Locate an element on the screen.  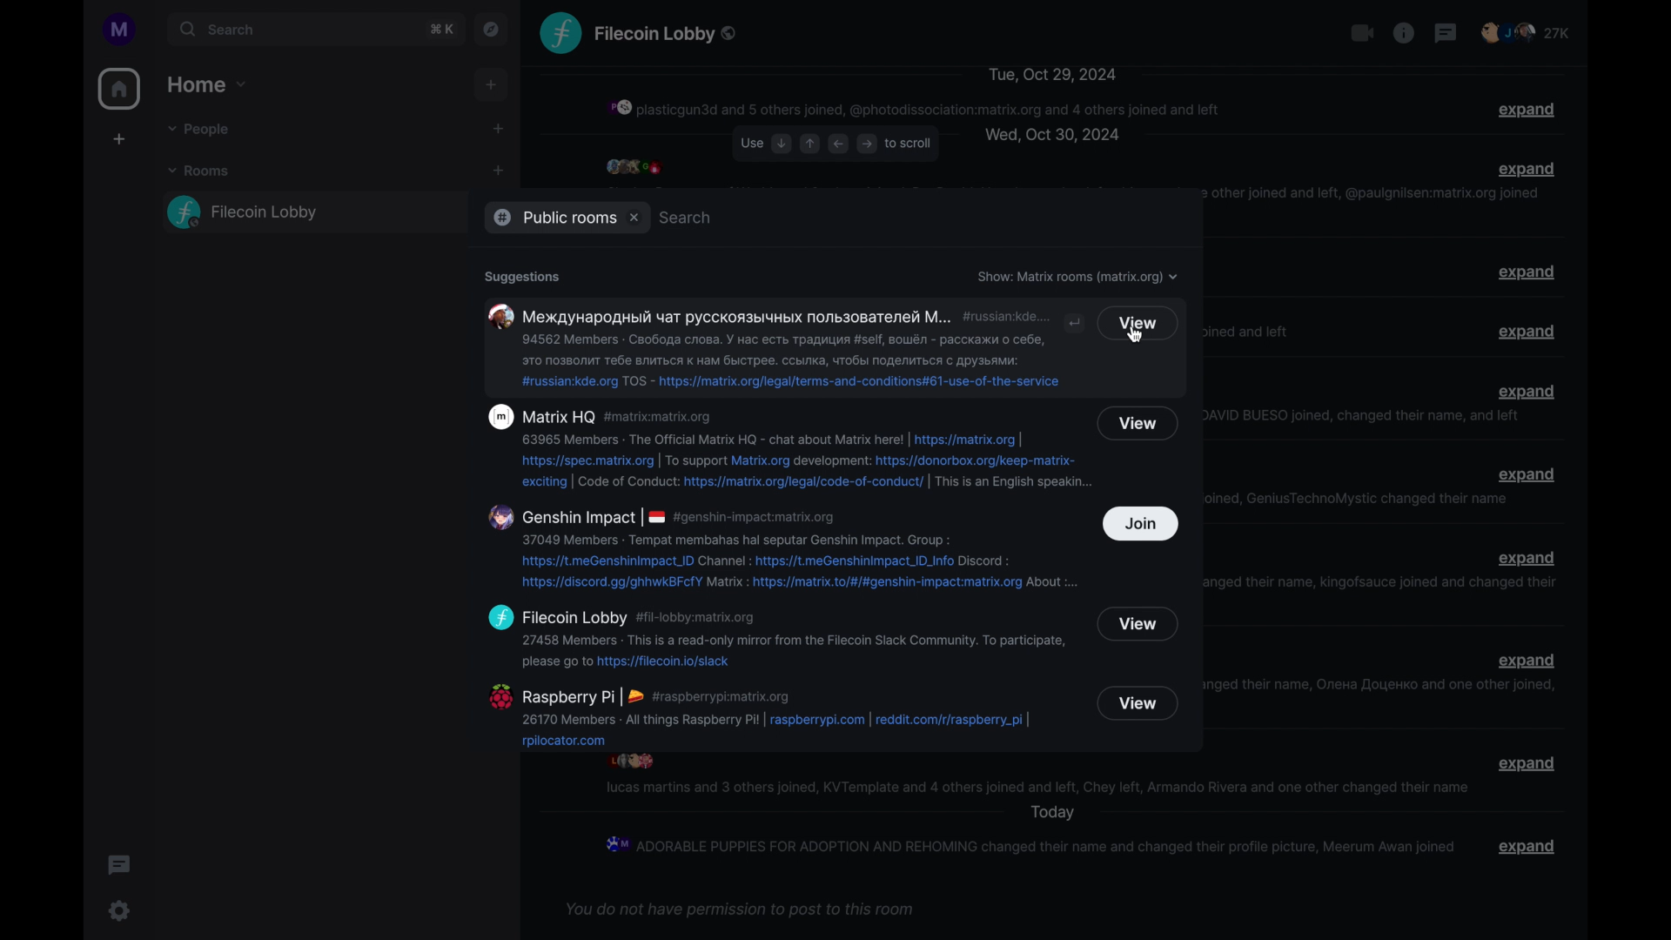
Flecoin lobby is located at coordinates (668, 34).